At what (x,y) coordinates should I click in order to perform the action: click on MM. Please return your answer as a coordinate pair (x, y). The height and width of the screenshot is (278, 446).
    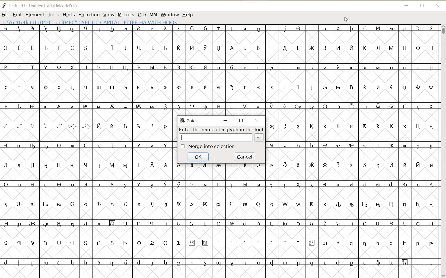
    Looking at the image, I should click on (153, 14).